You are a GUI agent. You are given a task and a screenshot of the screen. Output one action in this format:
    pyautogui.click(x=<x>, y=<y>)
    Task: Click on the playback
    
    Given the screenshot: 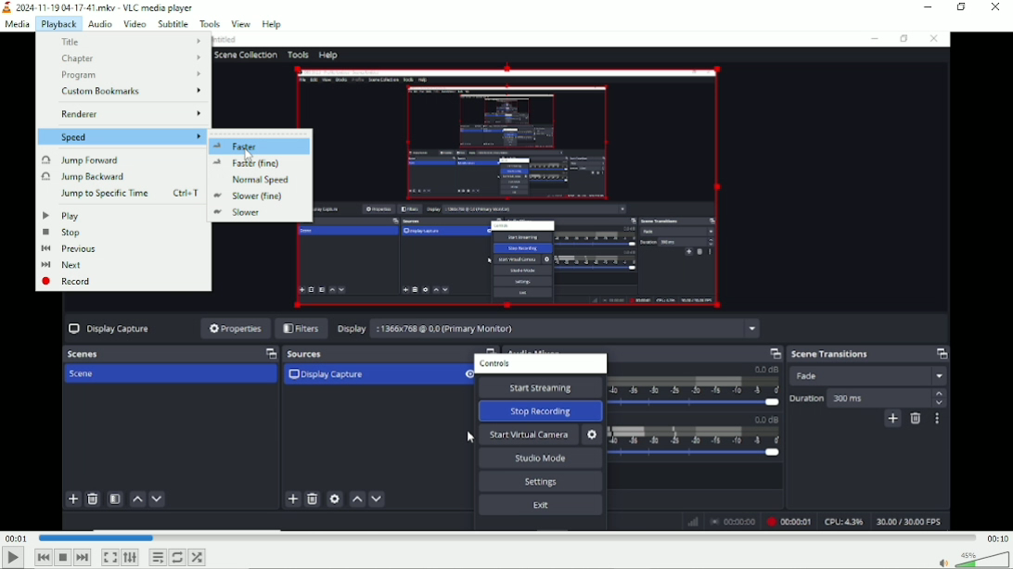 What is the action you would take?
    pyautogui.click(x=58, y=23)
    